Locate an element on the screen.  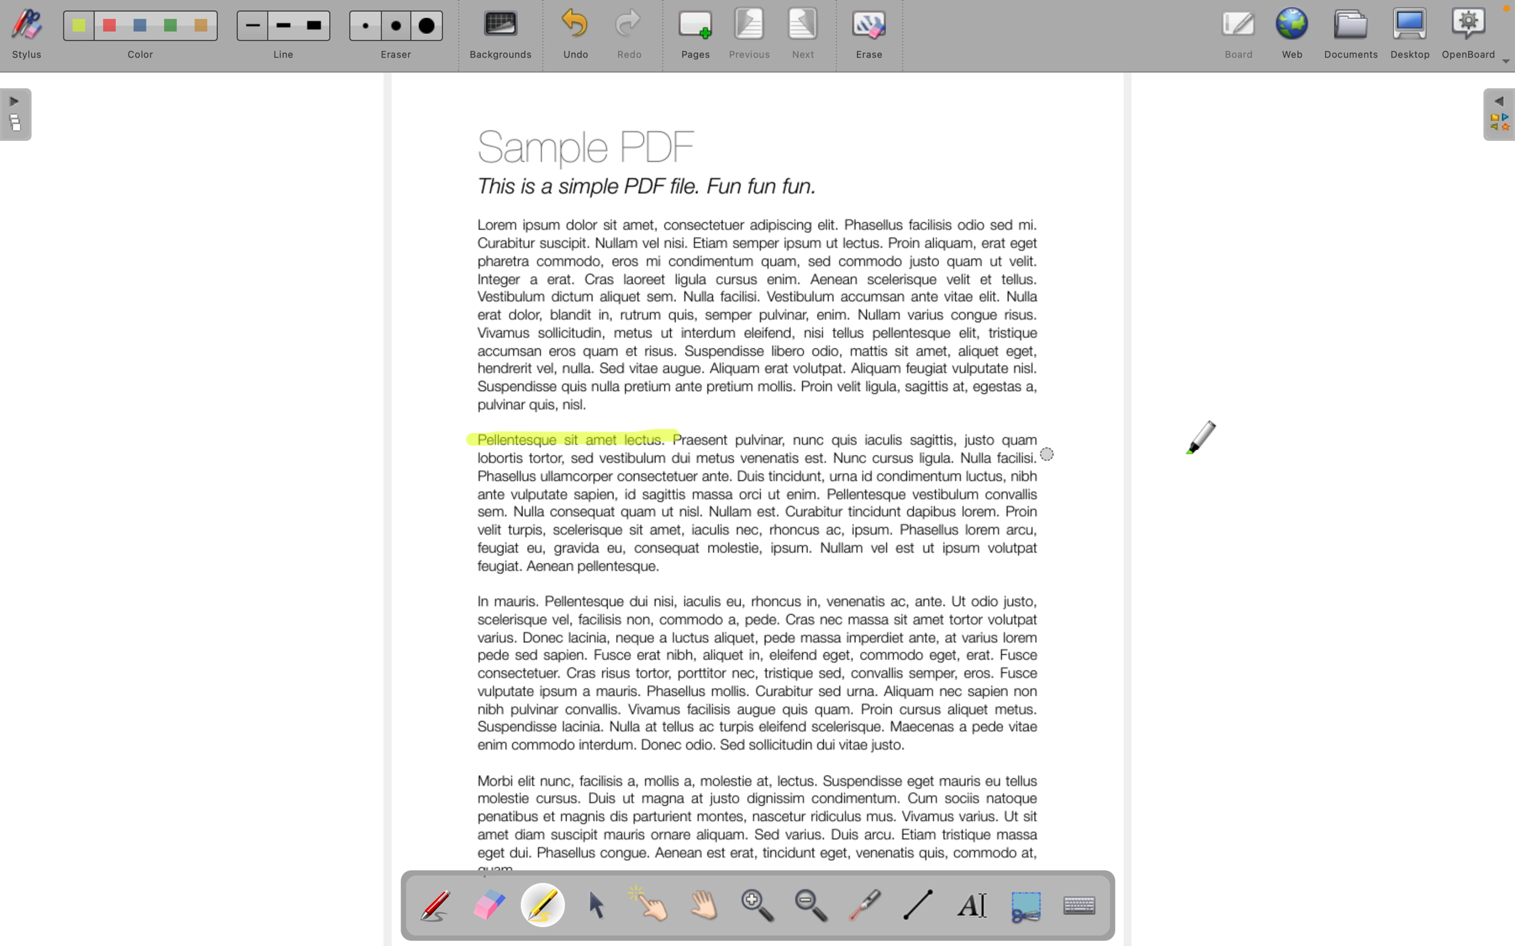
undo is located at coordinates (569, 35).